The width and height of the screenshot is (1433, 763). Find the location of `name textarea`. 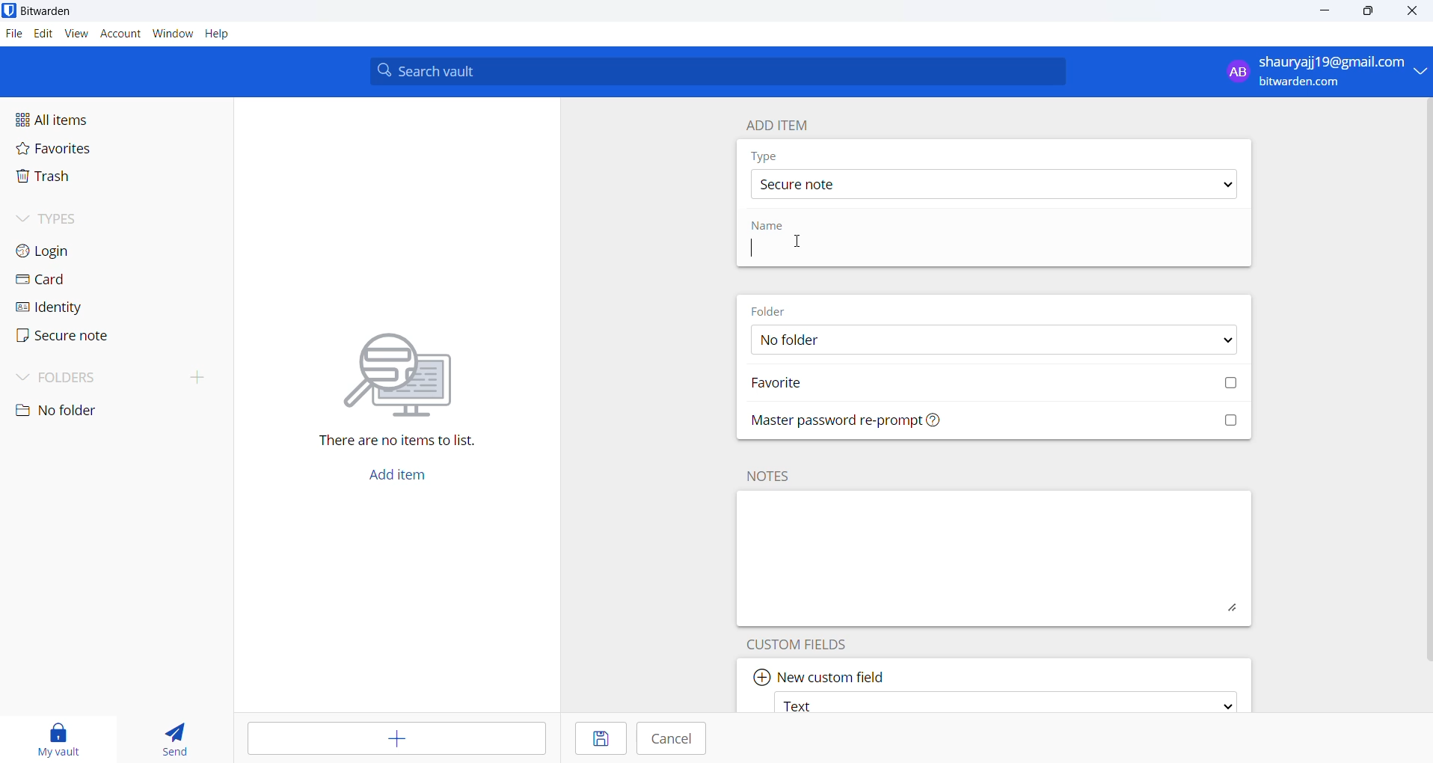

name textarea is located at coordinates (912, 250).